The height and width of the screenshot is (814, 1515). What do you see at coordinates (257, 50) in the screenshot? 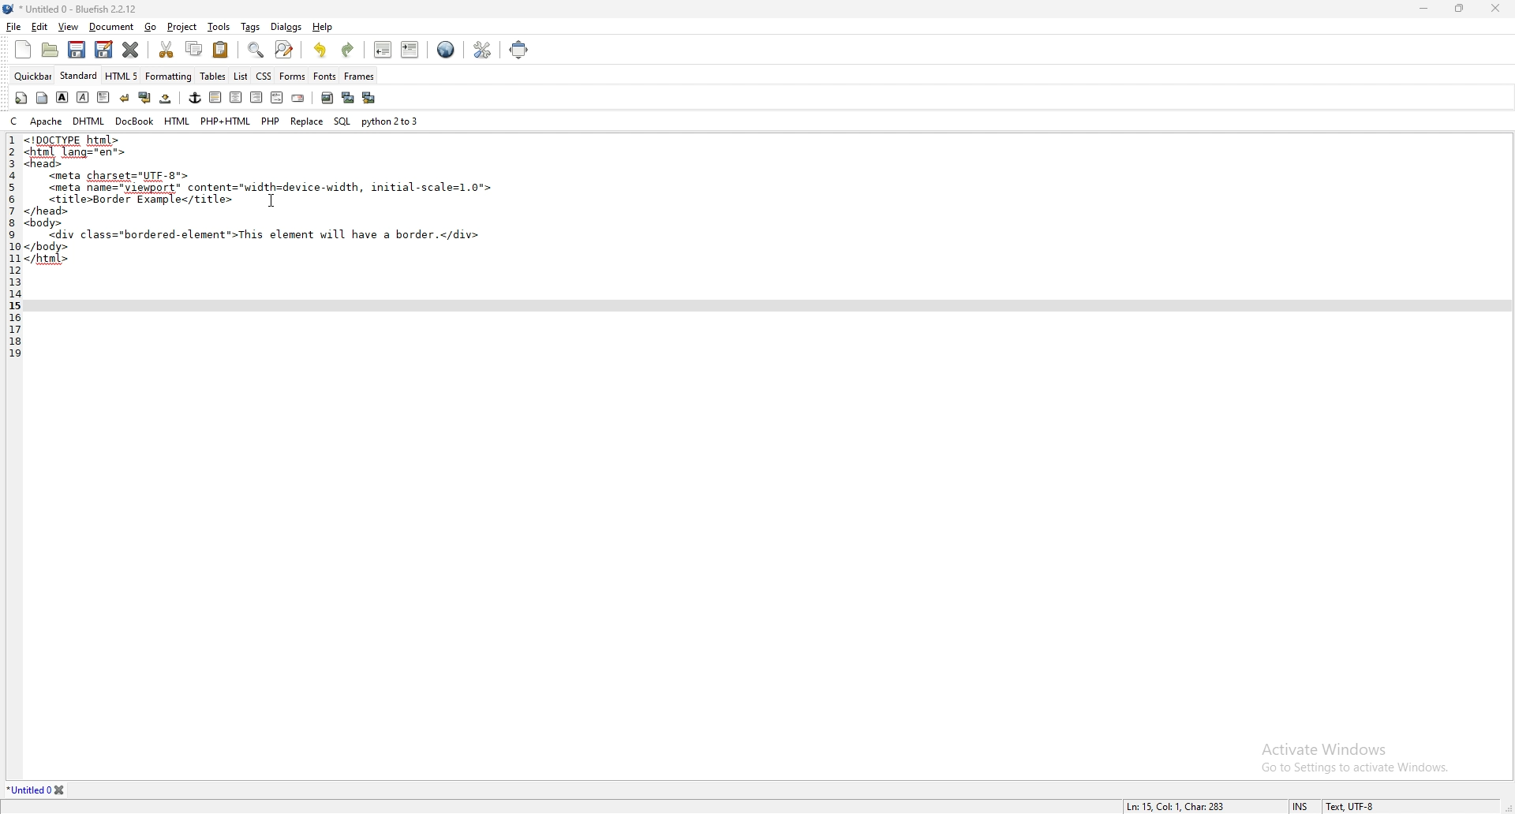
I see `show find bar` at bounding box center [257, 50].